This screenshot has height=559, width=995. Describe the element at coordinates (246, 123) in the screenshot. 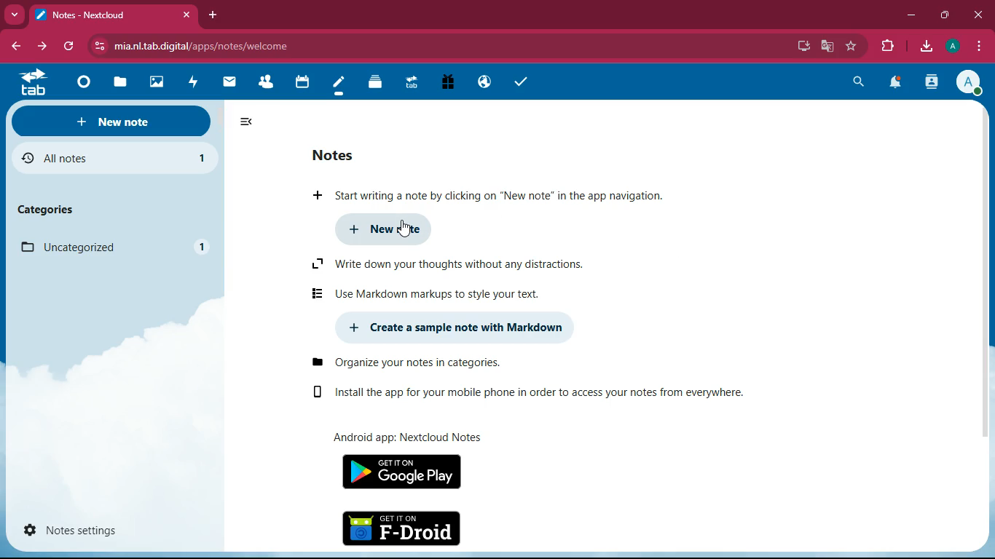

I see `minimize` at that location.